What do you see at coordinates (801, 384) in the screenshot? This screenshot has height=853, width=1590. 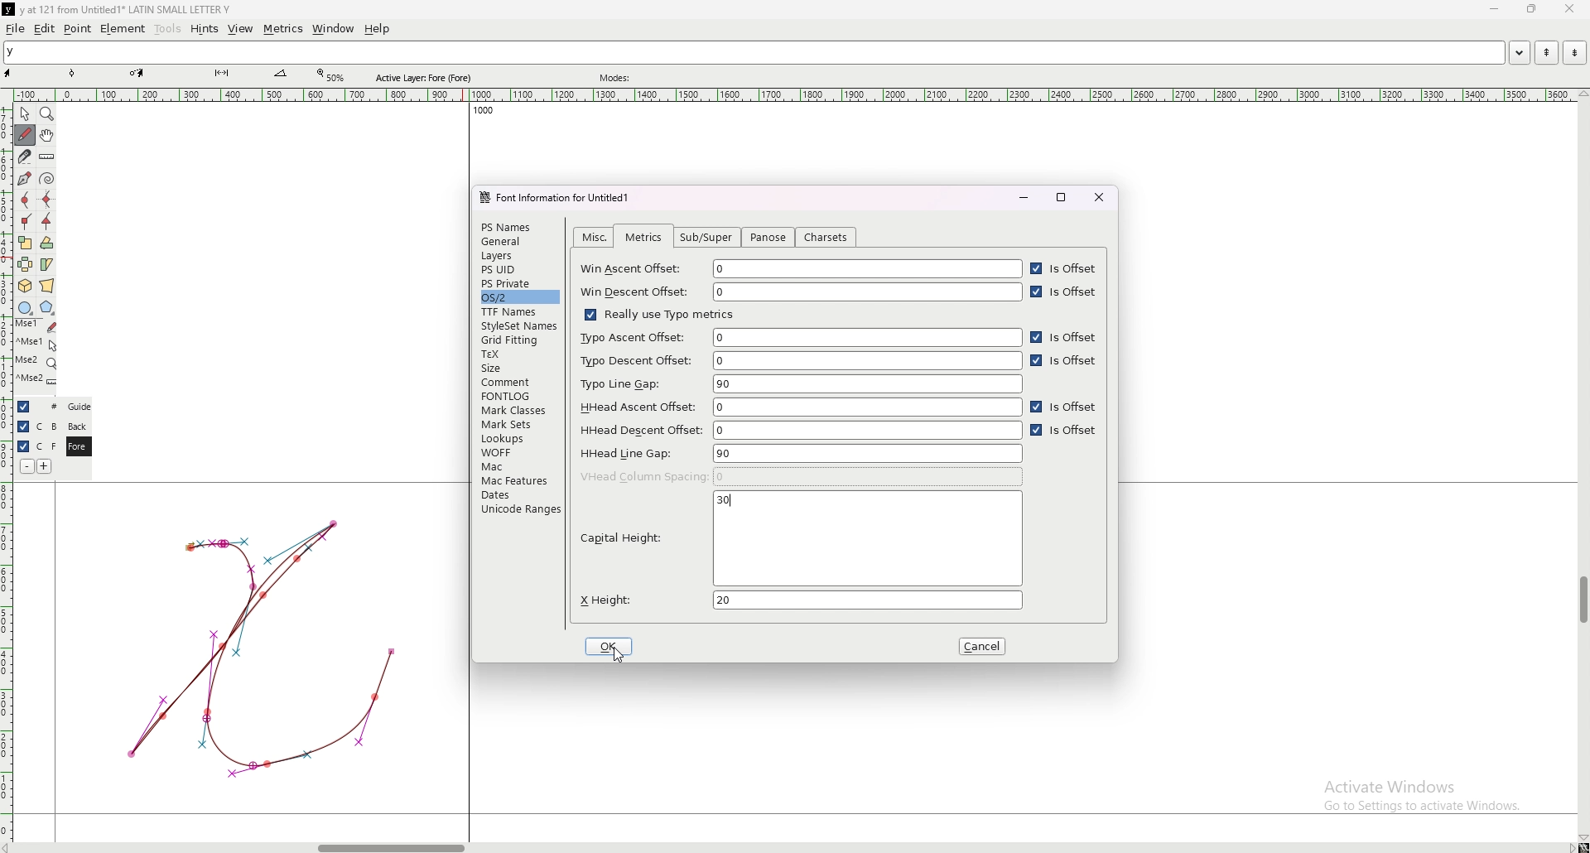 I see `typo line gap 90` at bounding box center [801, 384].